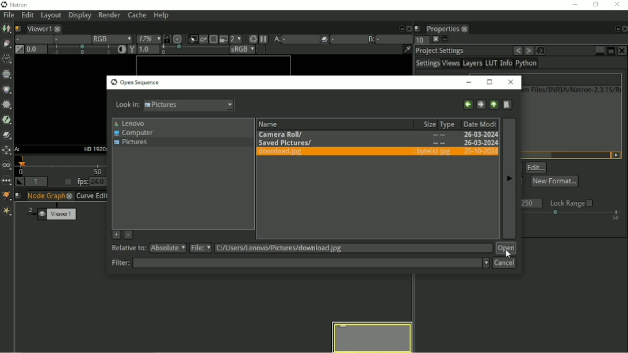  I want to click on Remove from favorites, so click(129, 236).